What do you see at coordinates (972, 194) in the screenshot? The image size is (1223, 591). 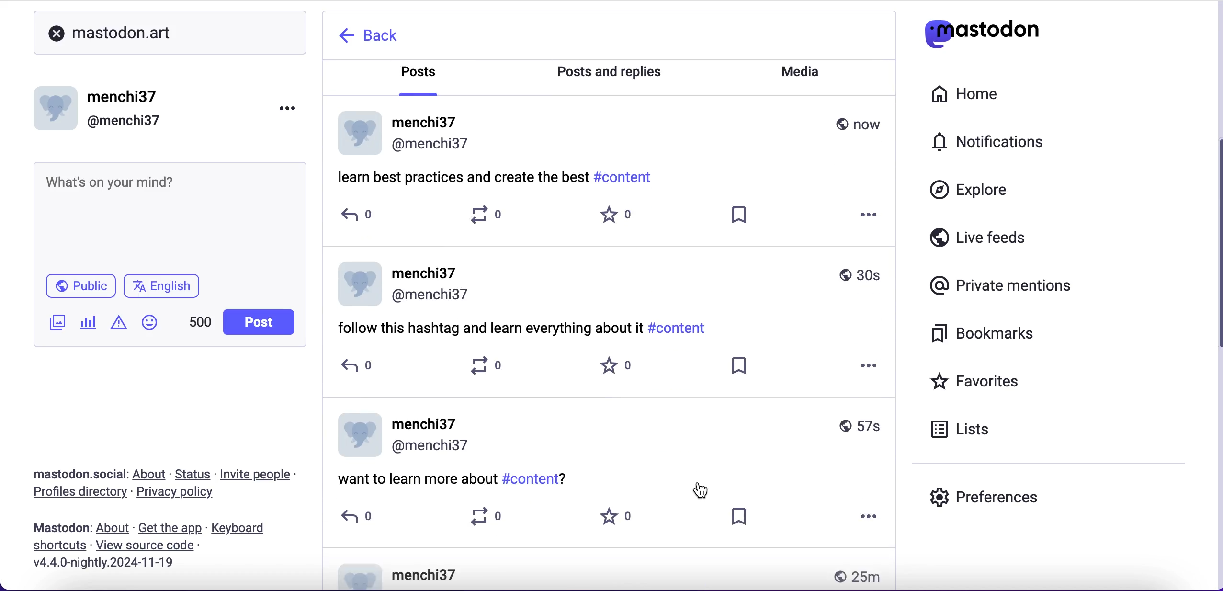 I see `explore` at bounding box center [972, 194].